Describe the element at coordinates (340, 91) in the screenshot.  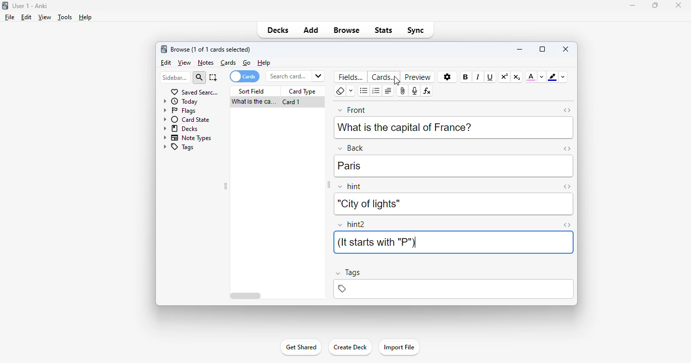
I see `remove formatting` at that location.